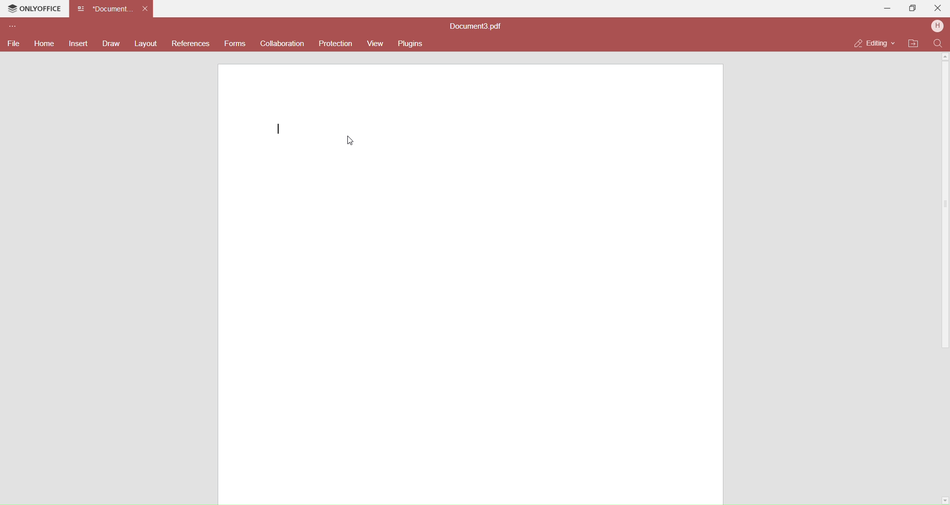 The height and width of the screenshot is (505, 950). What do you see at coordinates (11, 28) in the screenshot?
I see `Customize Toolbar` at bounding box center [11, 28].